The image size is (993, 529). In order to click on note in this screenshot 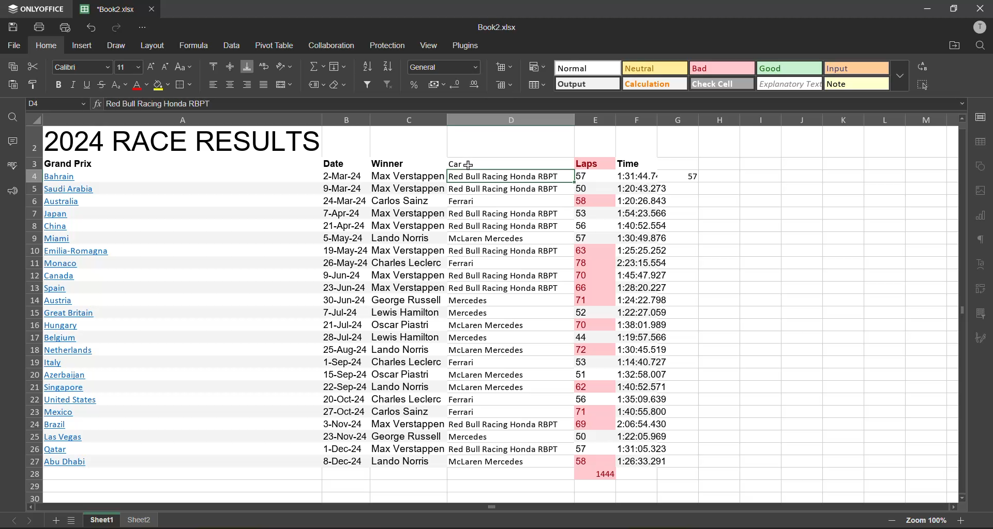, I will do `click(856, 85)`.